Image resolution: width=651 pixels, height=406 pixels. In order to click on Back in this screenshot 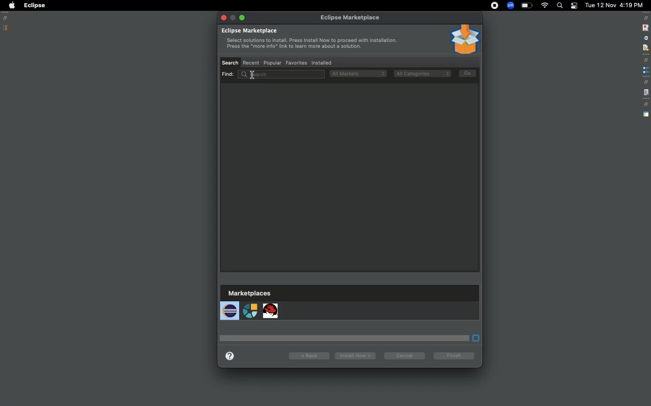, I will do `click(309, 355)`.